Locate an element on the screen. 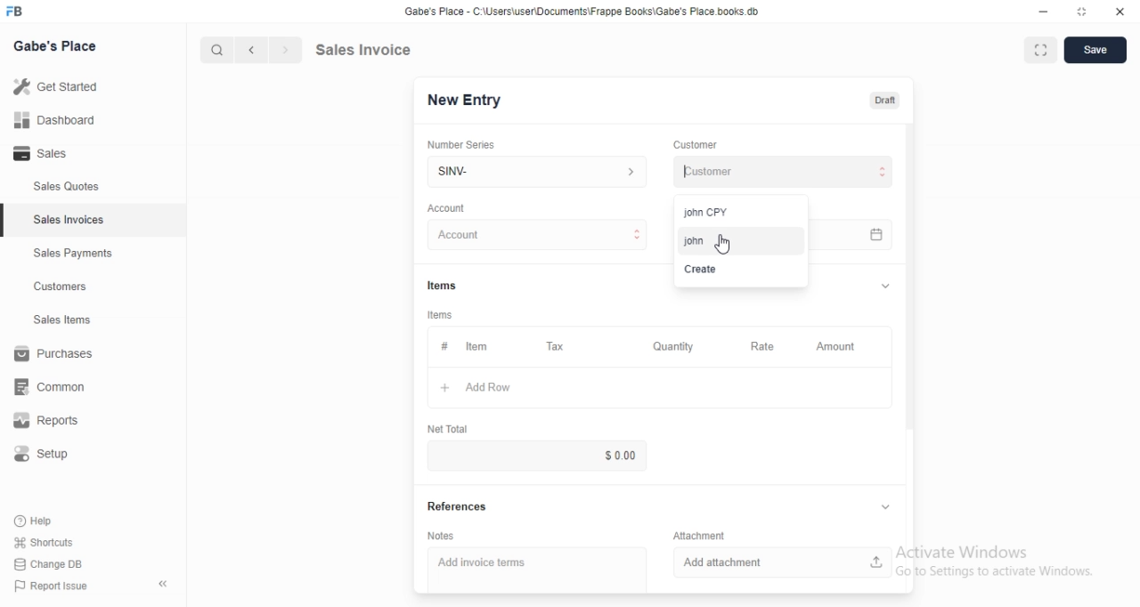 The width and height of the screenshot is (1140, 607). Create is located at coordinates (722, 271).